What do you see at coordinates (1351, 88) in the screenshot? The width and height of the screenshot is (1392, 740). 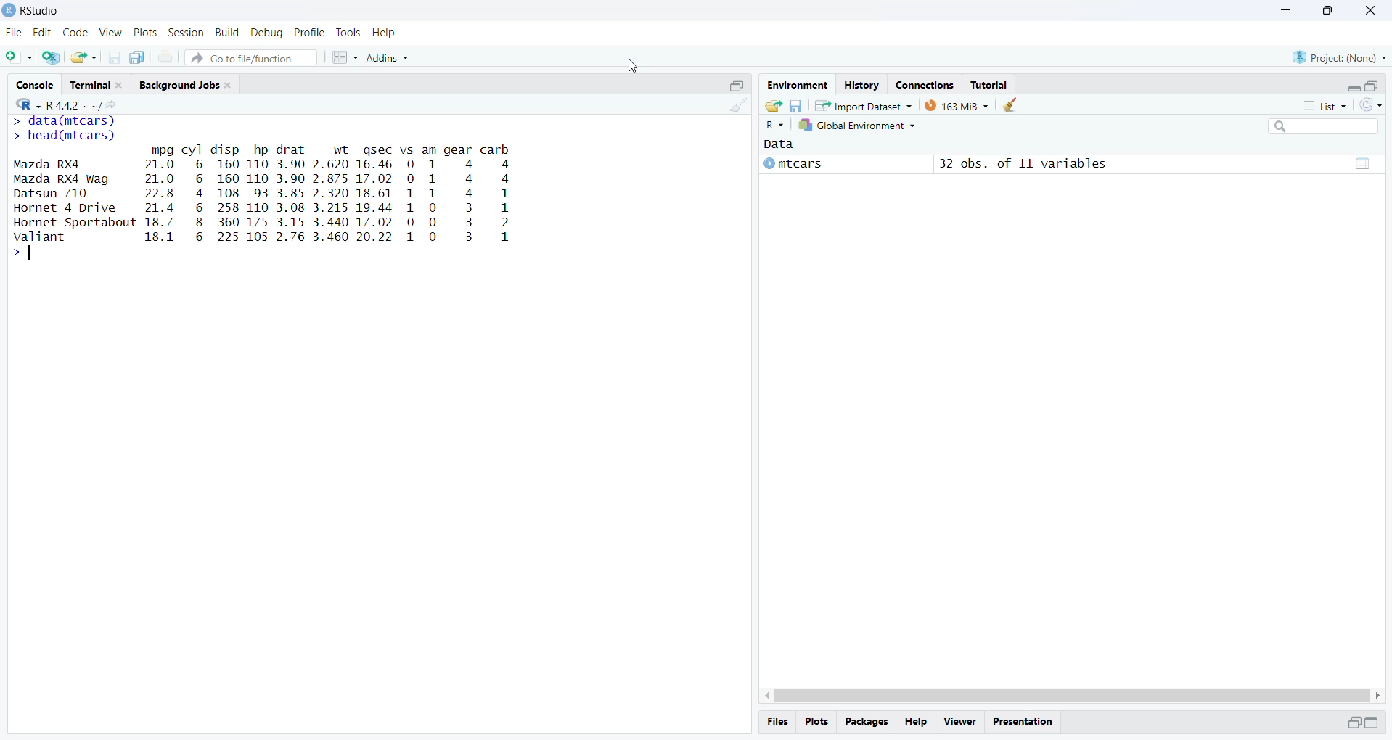 I see `expand/collapse` at bounding box center [1351, 88].